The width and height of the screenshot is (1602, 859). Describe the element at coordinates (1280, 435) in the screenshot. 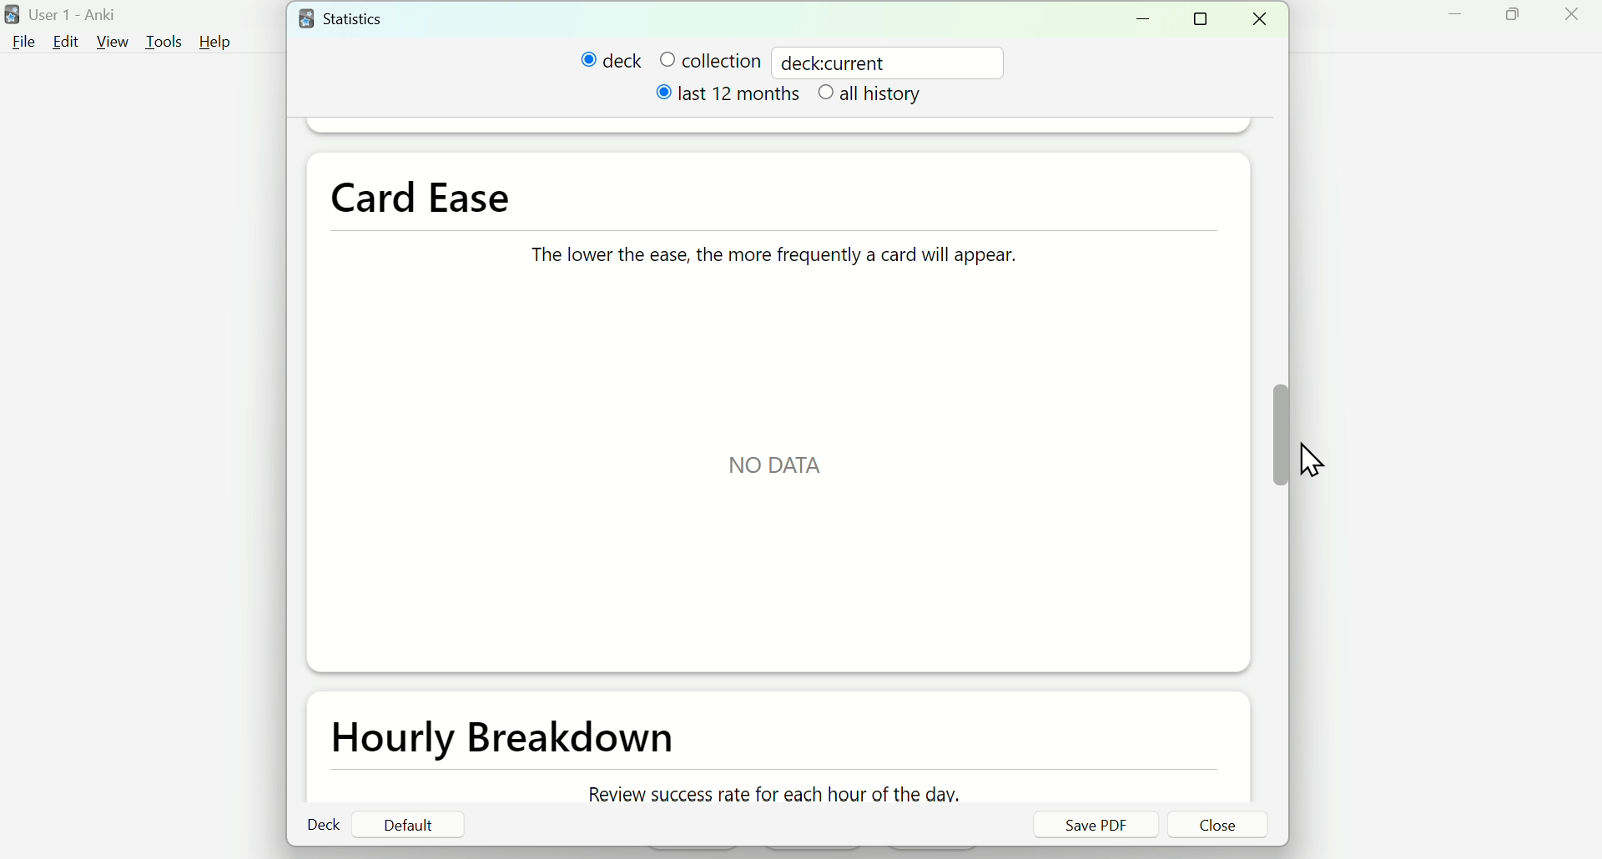

I see `Vertical scrollbar` at that location.